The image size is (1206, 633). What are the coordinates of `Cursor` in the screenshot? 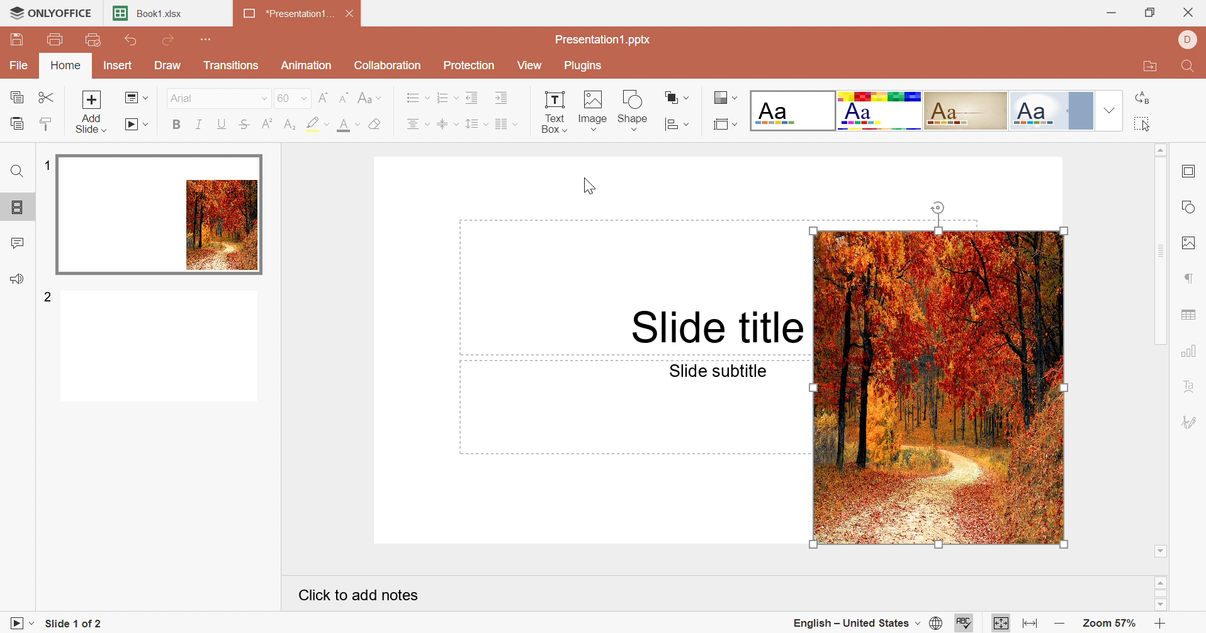 It's located at (590, 187).